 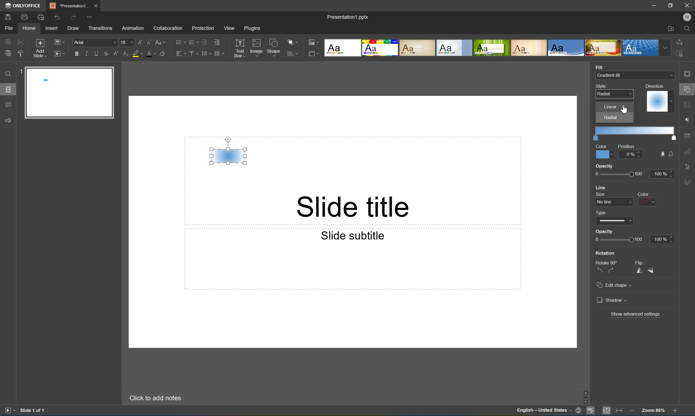 What do you see at coordinates (59, 53) in the screenshot?
I see `Start slideshow` at bounding box center [59, 53].